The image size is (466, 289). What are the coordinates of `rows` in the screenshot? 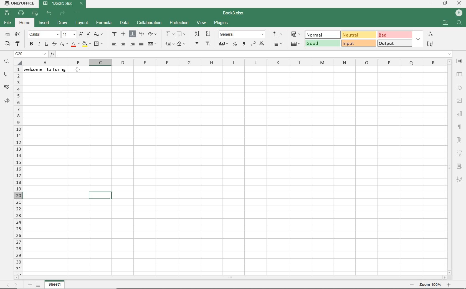 It's located at (19, 170).